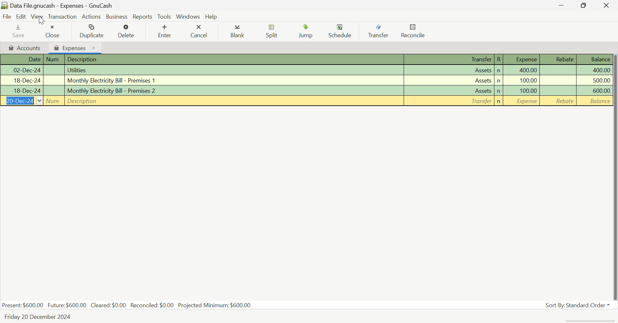 Image resolution: width=618 pixels, height=323 pixels. I want to click on Amount, so click(594, 91).